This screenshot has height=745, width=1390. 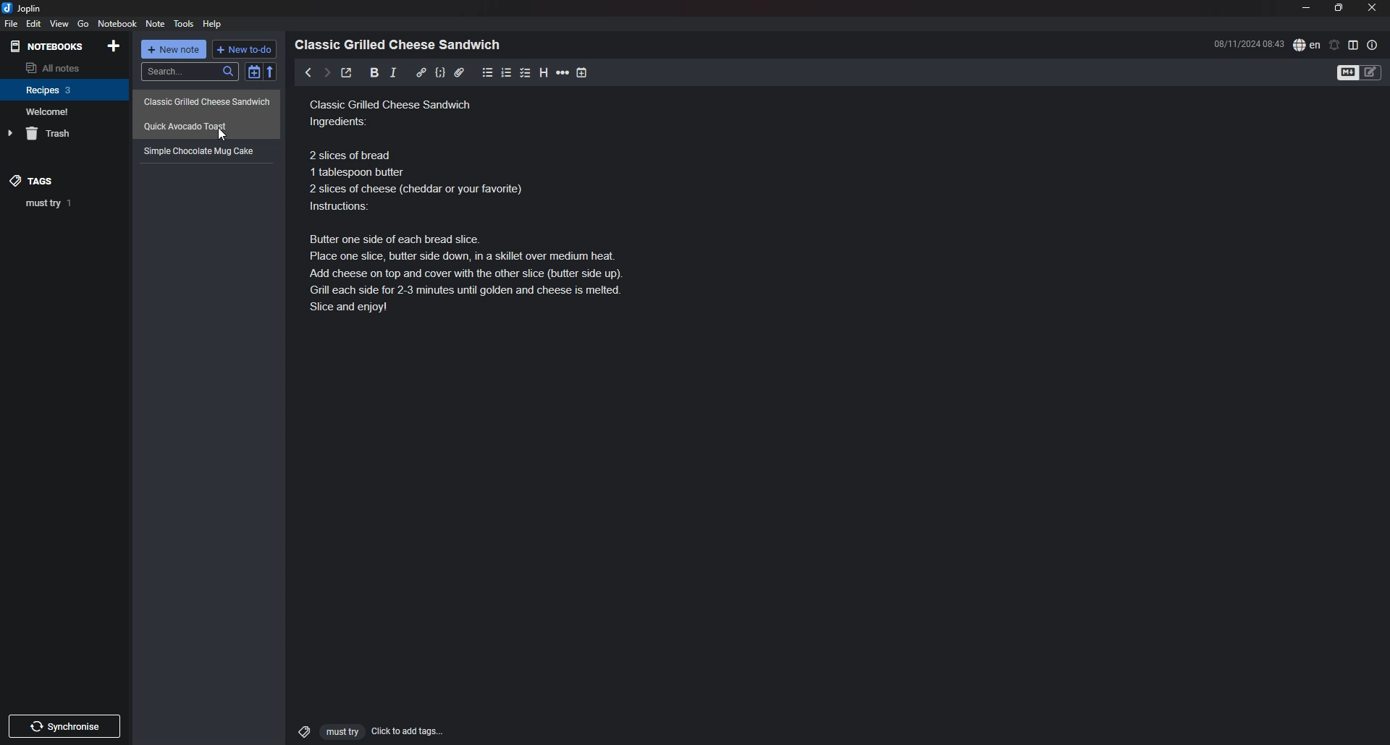 I want to click on minimize, so click(x=1307, y=8).